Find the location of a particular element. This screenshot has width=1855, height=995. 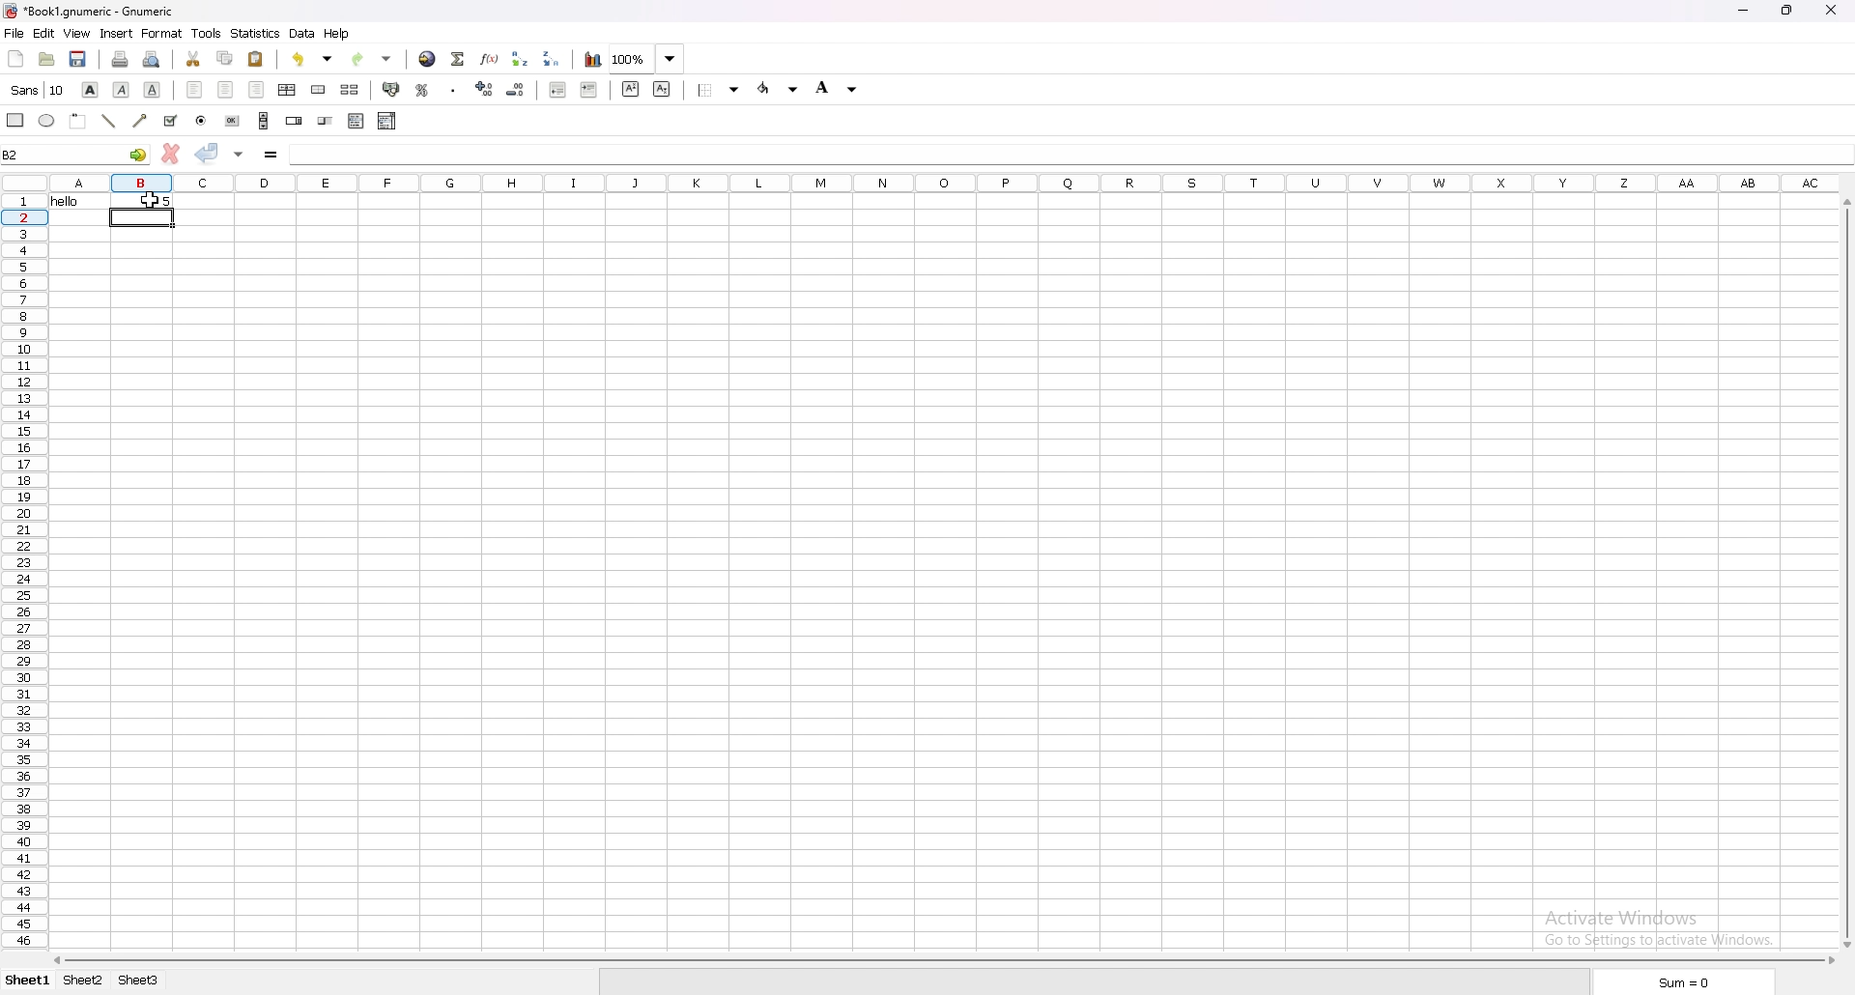

enter formula is located at coordinates (271, 155).